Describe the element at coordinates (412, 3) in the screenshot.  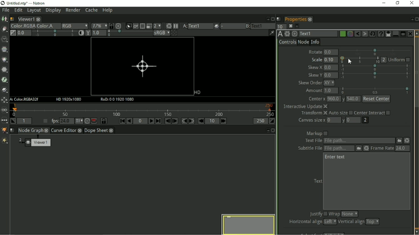
I see `Close` at that location.